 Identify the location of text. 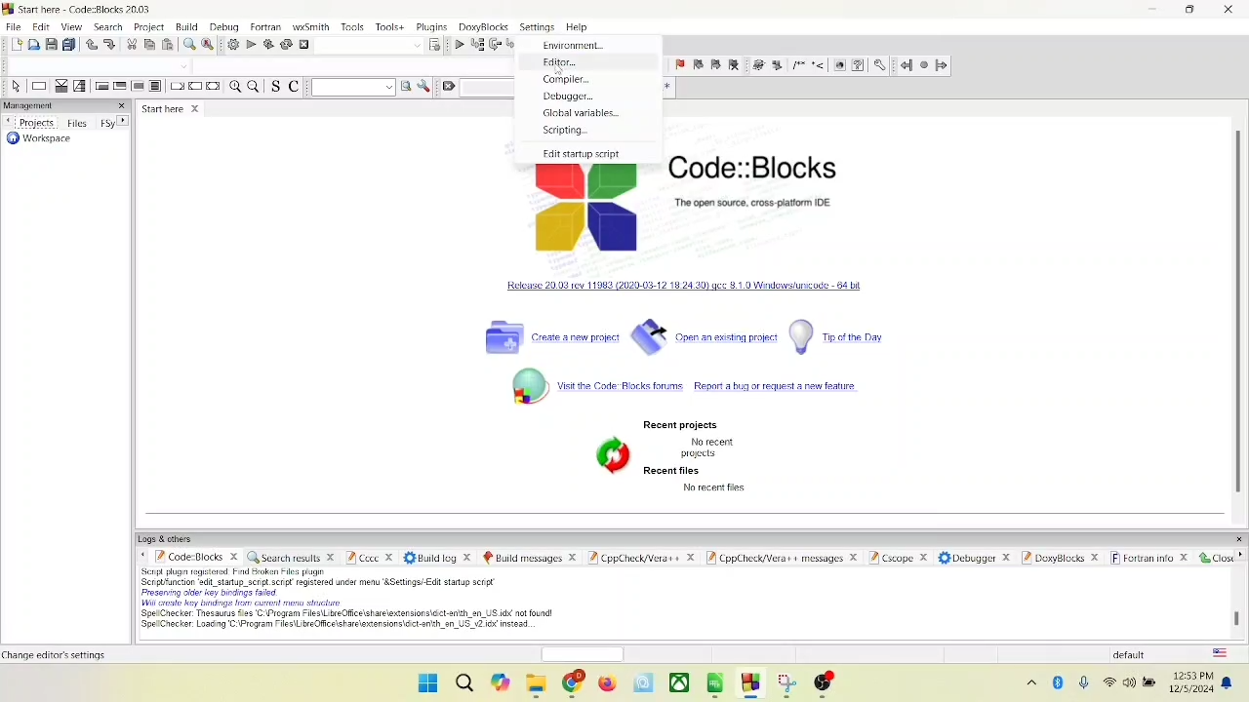
(351, 605).